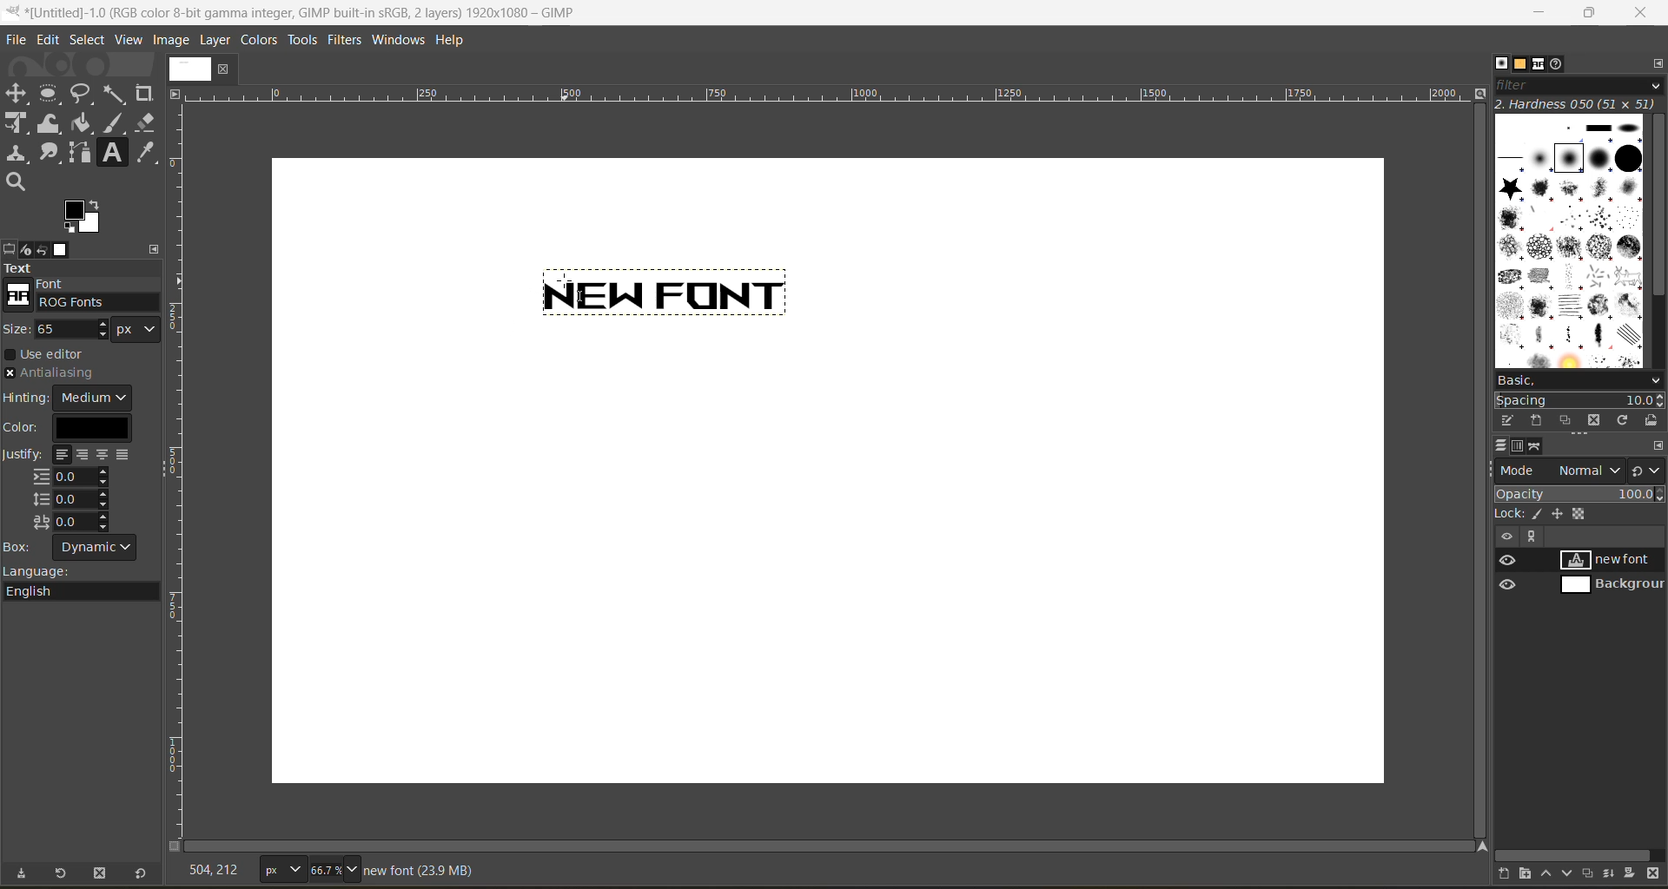 Image resolution: width=1668 pixels, height=889 pixels. Describe the element at coordinates (1598, 418) in the screenshot. I see `delete this brush` at that location.